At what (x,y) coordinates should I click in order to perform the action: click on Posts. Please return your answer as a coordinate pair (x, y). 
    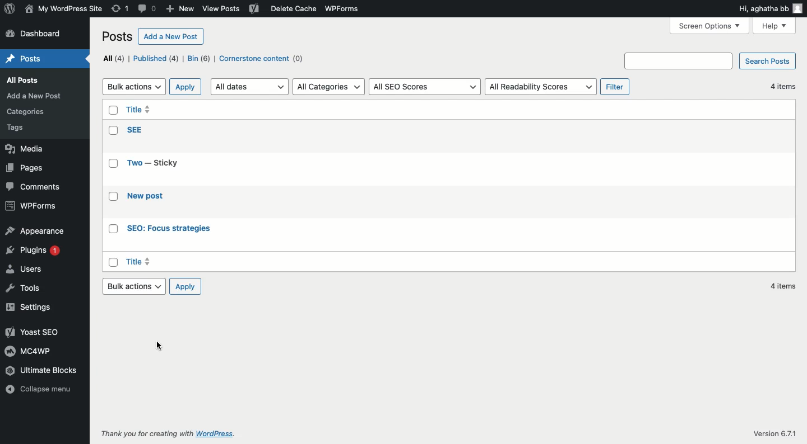
    Looking at the image, I should click on (118, 36).